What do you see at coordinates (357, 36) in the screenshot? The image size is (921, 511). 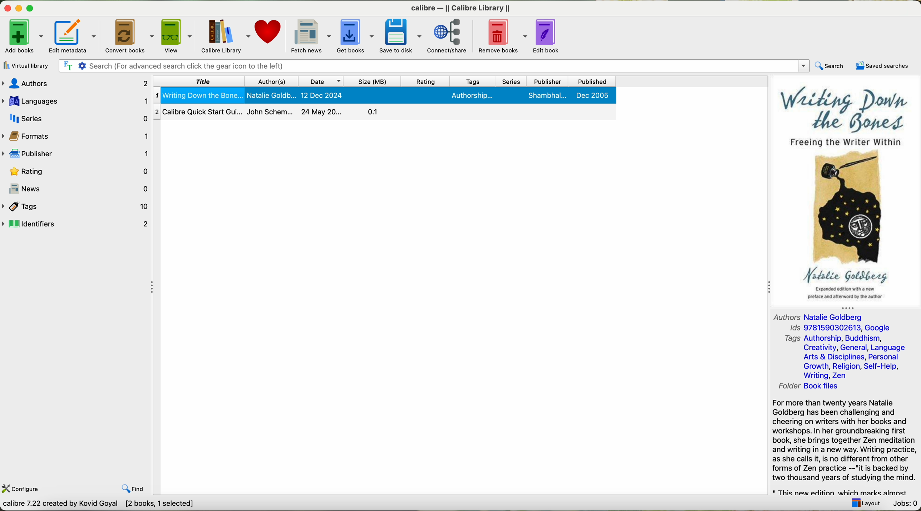 I see `get books` at bounding box center [357, 36].